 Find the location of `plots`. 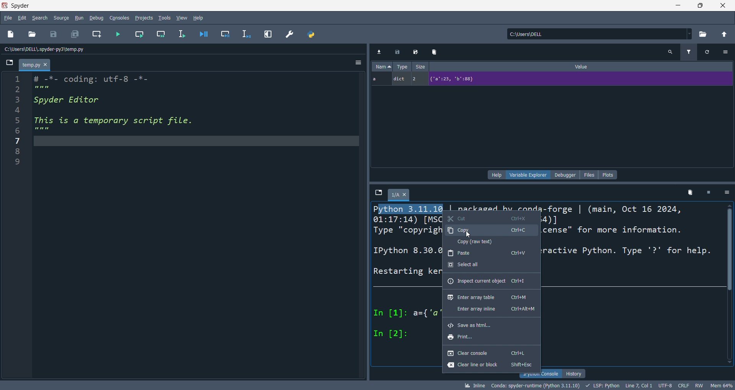

plots is located at coordinates (609, 175).